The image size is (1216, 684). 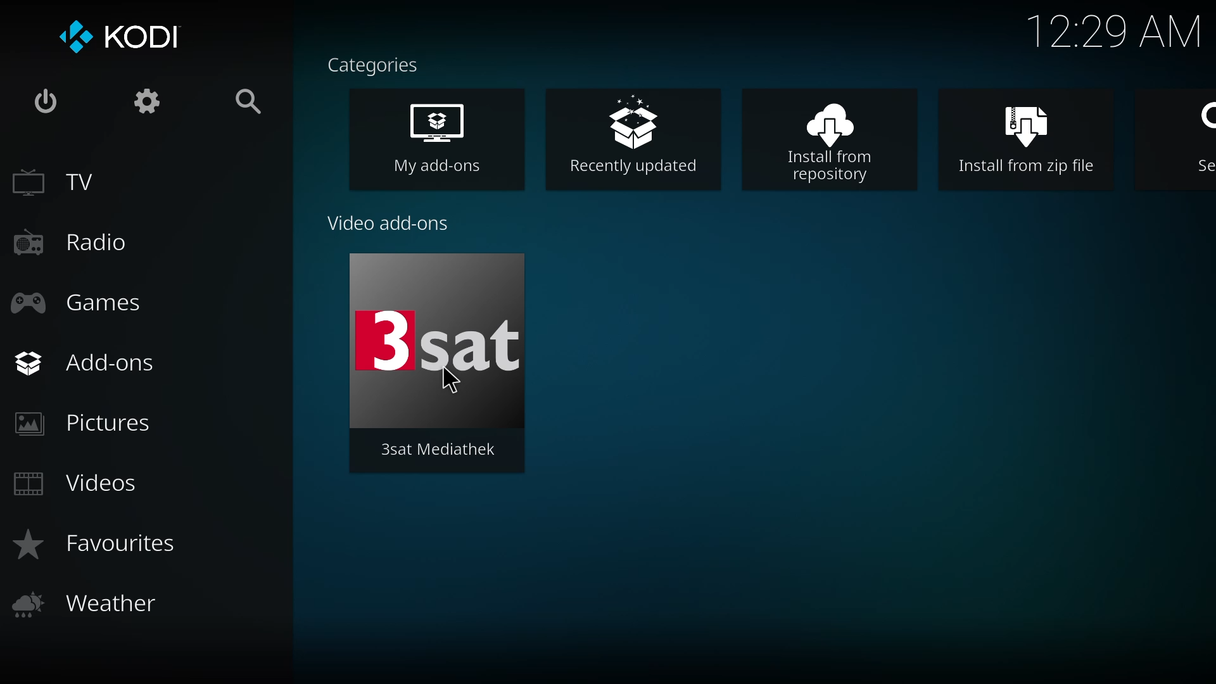 What do you see at coordinates (450, 381) in the screenshot?
I see `cursor` at bounding box center [450, 381].